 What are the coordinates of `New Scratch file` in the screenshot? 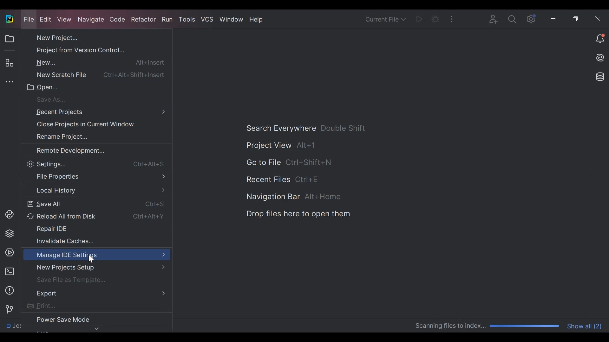 It's located at (94, 75).